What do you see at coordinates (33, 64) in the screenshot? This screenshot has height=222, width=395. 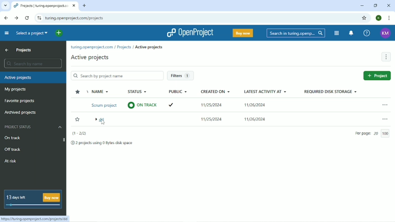 I see `Search by name` at bounding box center [33, 64].